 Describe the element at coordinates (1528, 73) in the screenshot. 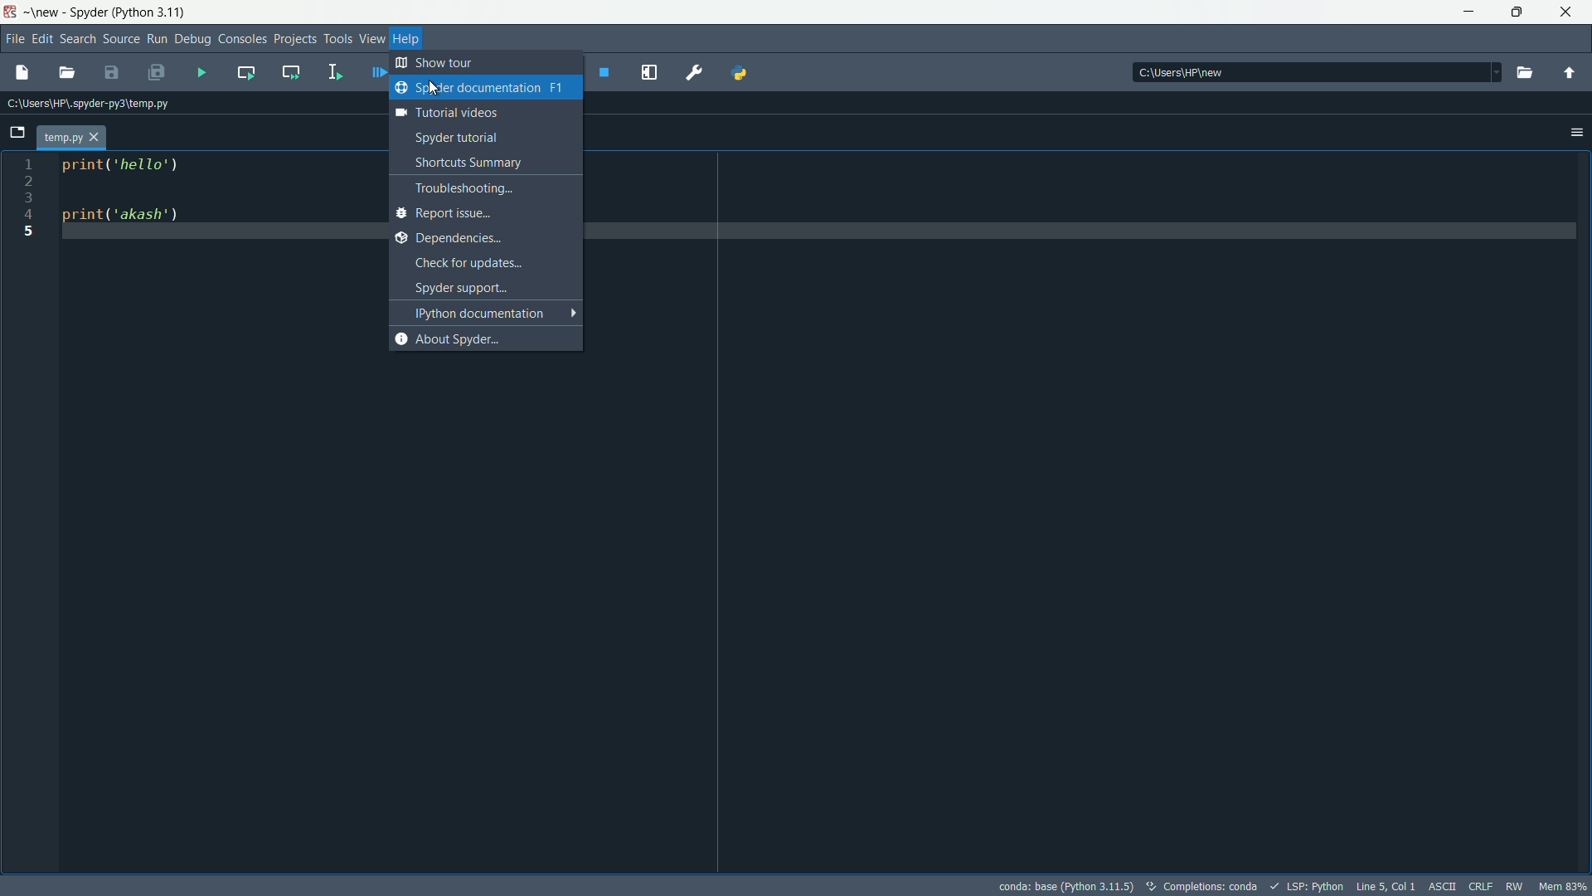

I see `open file` at that location.